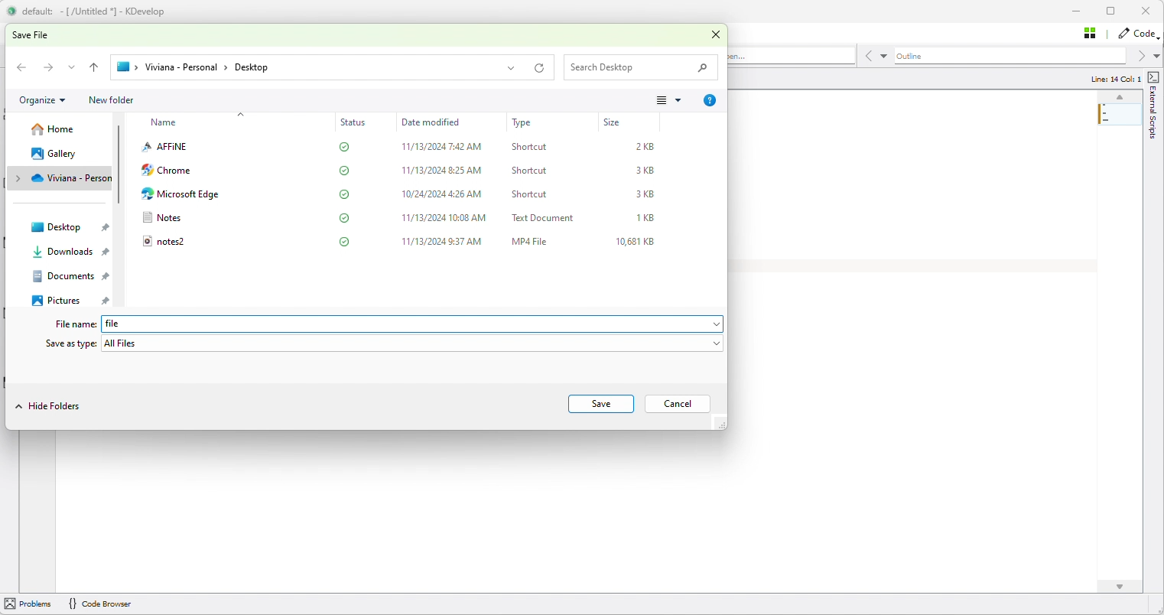 Image resolution: width=1164 pixels, height=615 pixels. Describe the element at coordinates (540, 70) in the screenshot. I see `reload` at that location.